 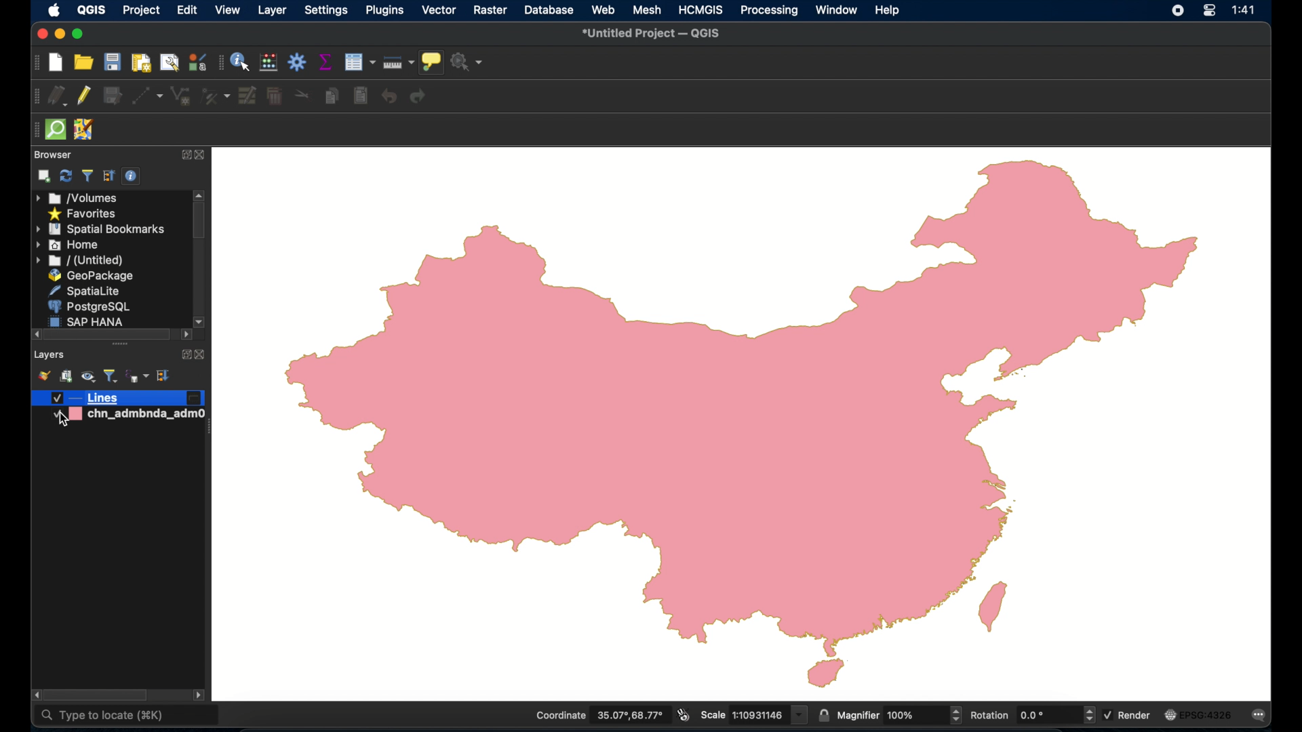 What do you see at coordinates (201, 355) in the screenshot?
I see `close` at bounding box center [201, 355].